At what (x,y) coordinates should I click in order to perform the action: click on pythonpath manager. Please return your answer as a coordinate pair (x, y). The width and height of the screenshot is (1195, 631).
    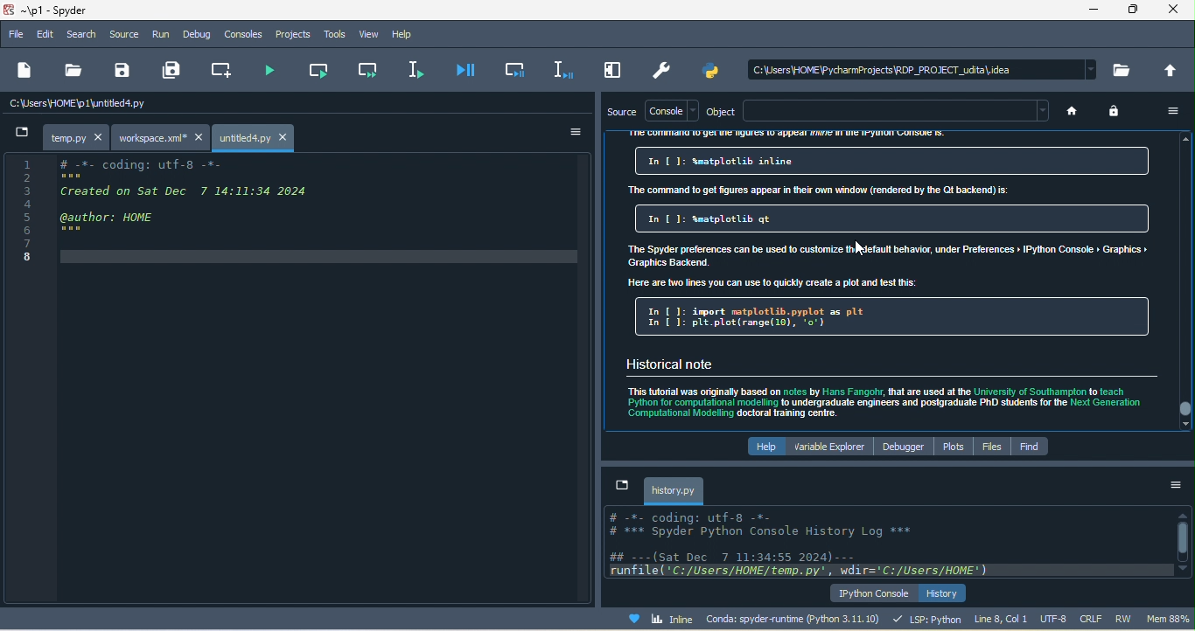
    Looking at the image, I should click on (715, 70).